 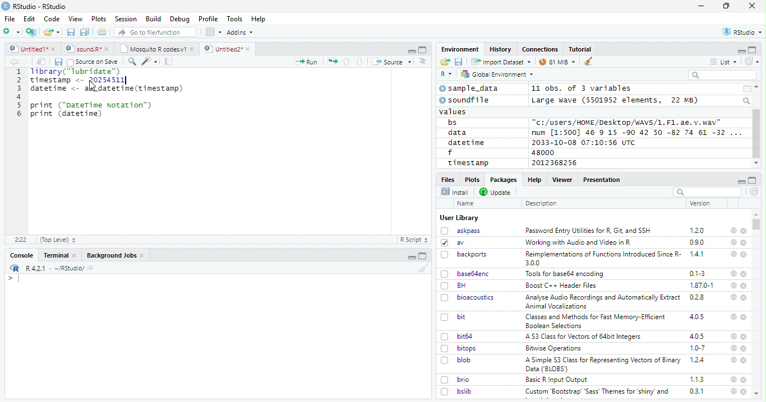 What do you see at coordinates (472, 179) in the screenshot?
I see `Plots` at bounding box center [472, 179].